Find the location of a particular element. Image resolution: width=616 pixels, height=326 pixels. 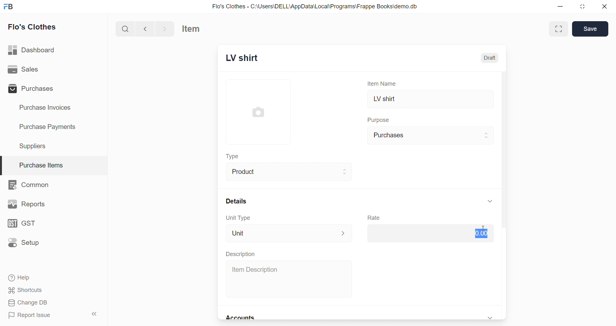

Purchase Items is located at coordinates (54, 163).